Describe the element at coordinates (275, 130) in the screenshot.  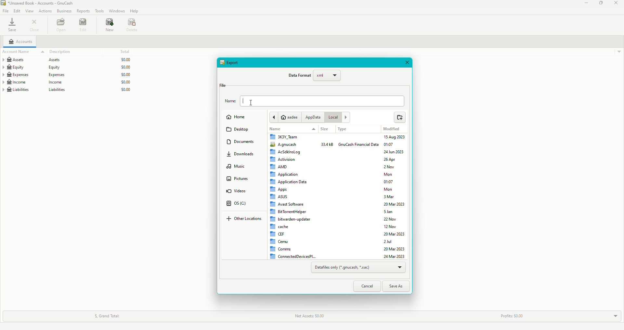
I see `Name` at that location.